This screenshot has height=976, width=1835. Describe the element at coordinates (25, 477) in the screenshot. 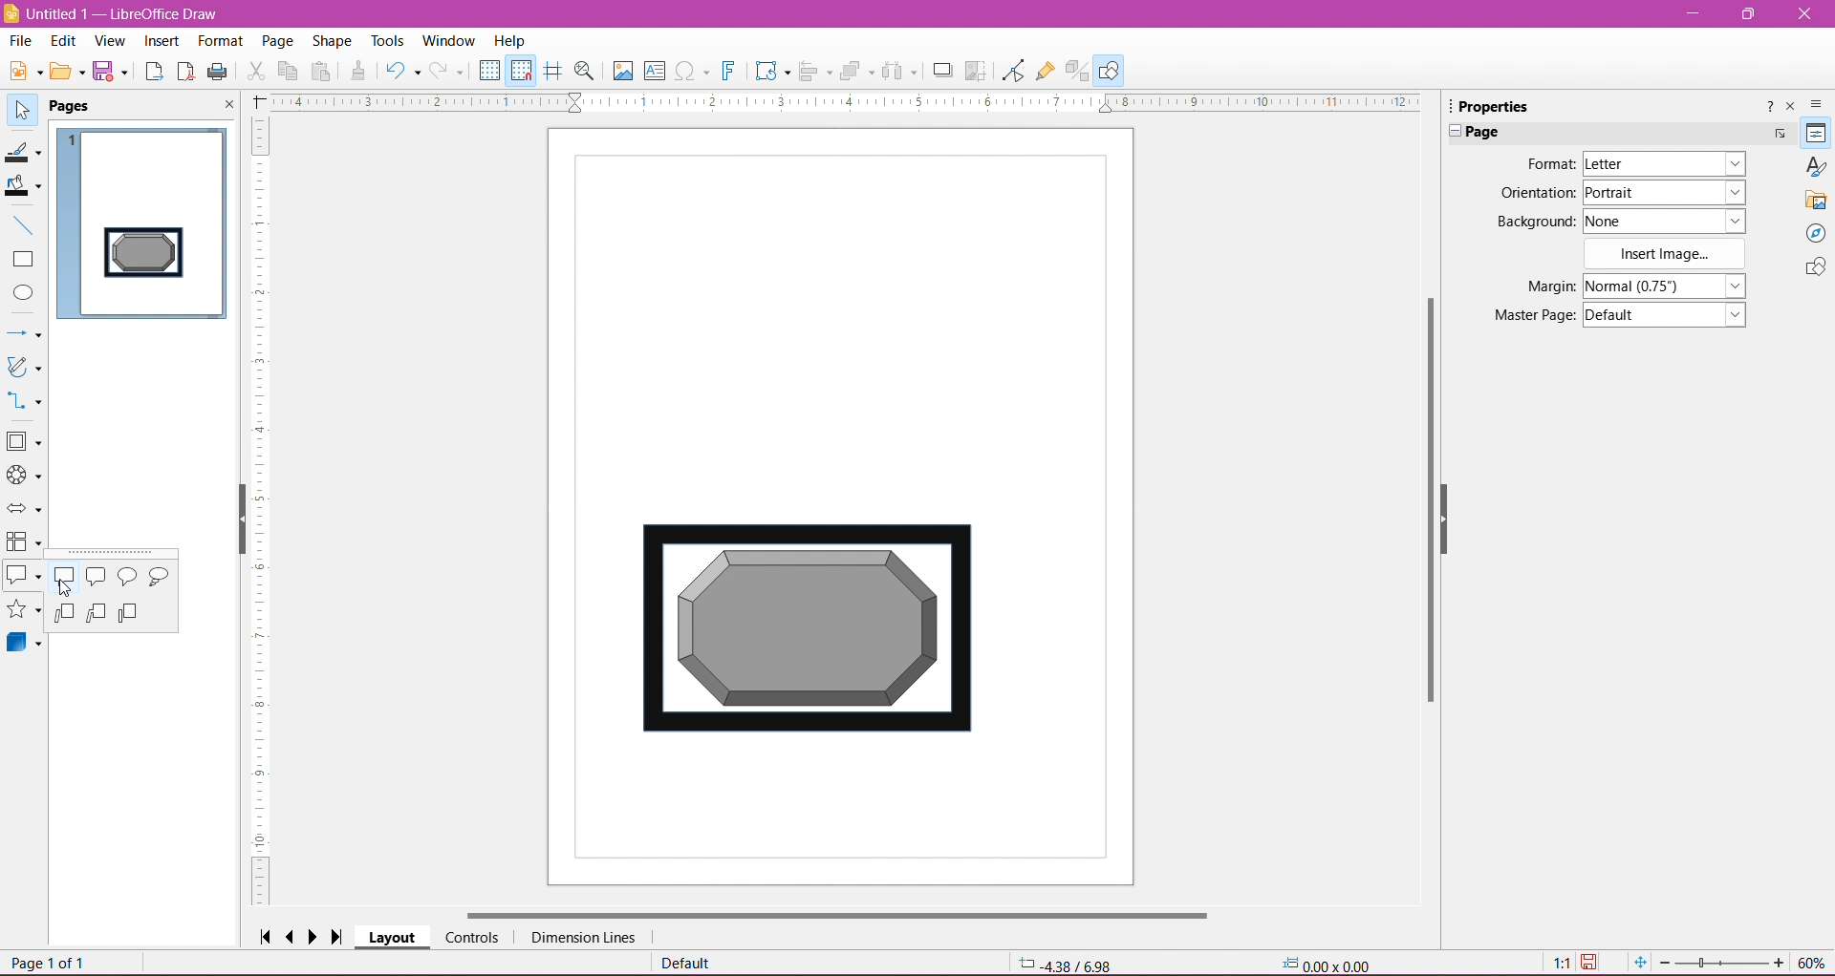

I see `Symbol Shapes` at that location.